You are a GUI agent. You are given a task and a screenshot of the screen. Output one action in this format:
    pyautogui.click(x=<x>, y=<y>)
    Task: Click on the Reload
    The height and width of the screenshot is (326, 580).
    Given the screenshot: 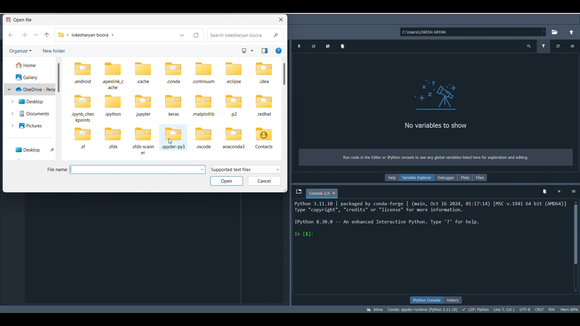 What is the action you would take?
    pyautogui.click(x=196, y=35)
    